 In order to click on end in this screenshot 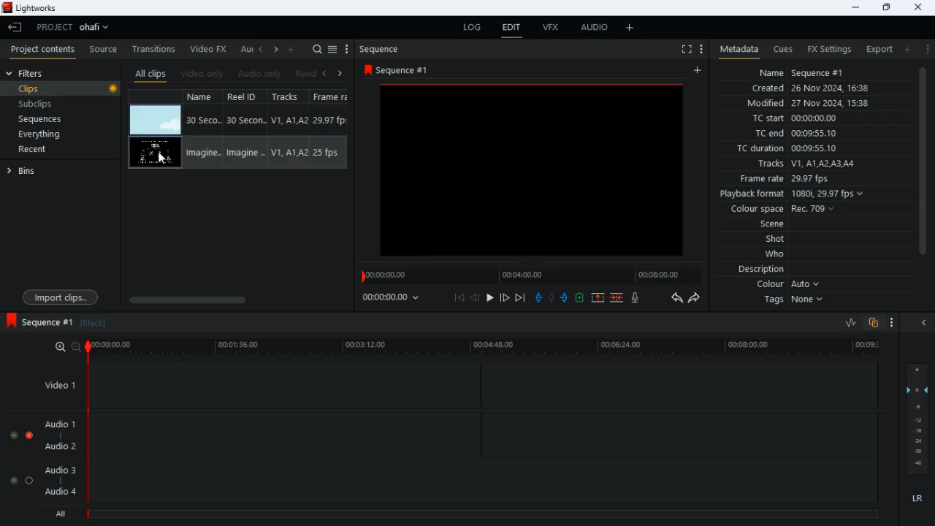, I will do `click(522, 297)`.